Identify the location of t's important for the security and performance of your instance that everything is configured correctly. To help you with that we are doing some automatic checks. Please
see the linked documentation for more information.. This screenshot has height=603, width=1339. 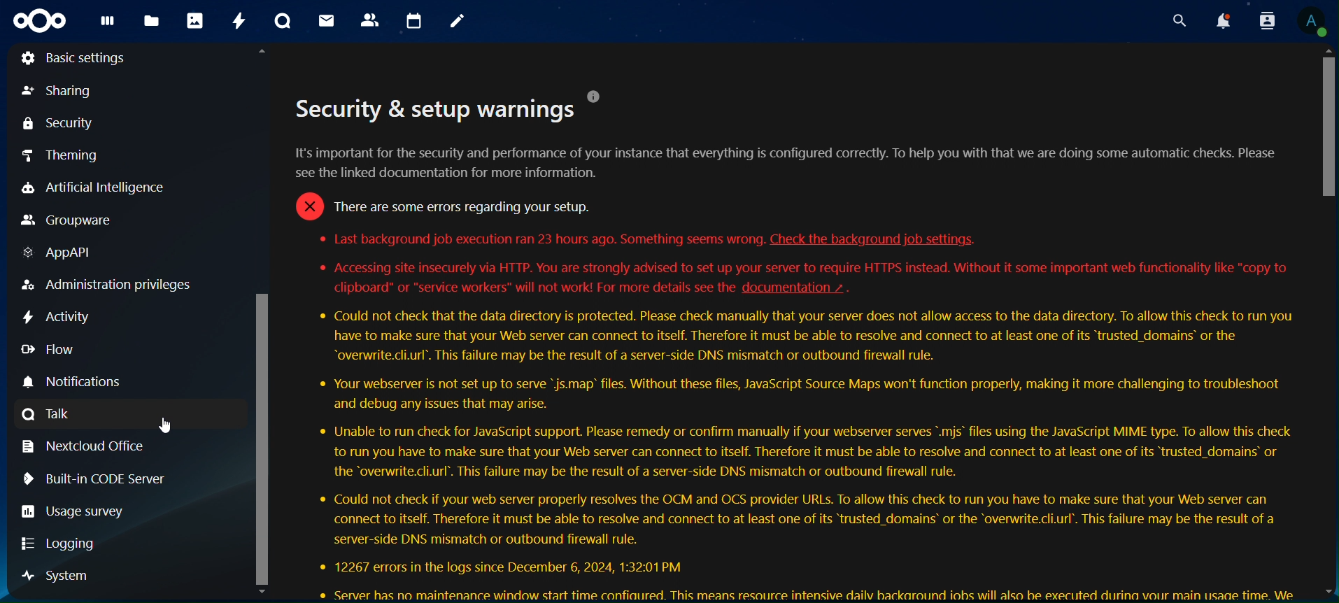
(793, 163).